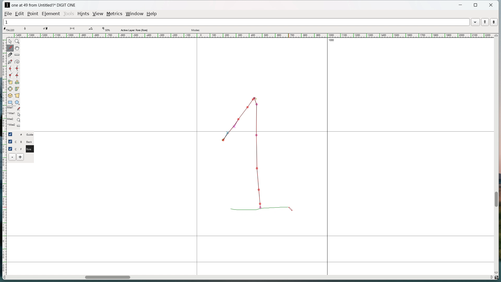 The image size is (501, 282). I want to click on C F Fore, so click(25, 149).